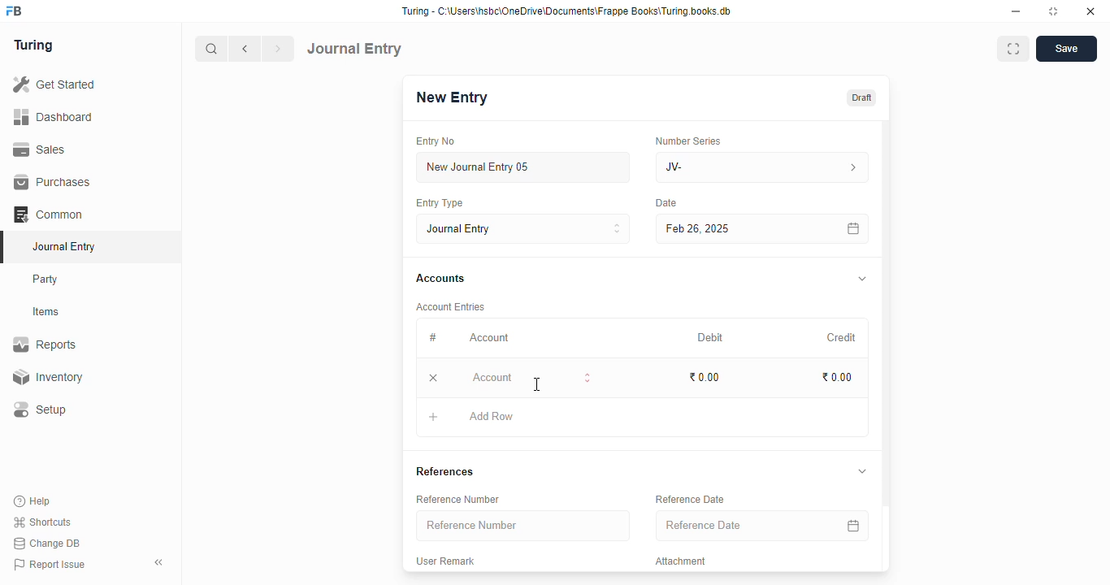 Image resolution: width=1110 pixels, height=585 pixels. What do you see at coordinates (160, 562) in the screenshot?
I see `toggle sidebar` at bounding box center [160, 562].